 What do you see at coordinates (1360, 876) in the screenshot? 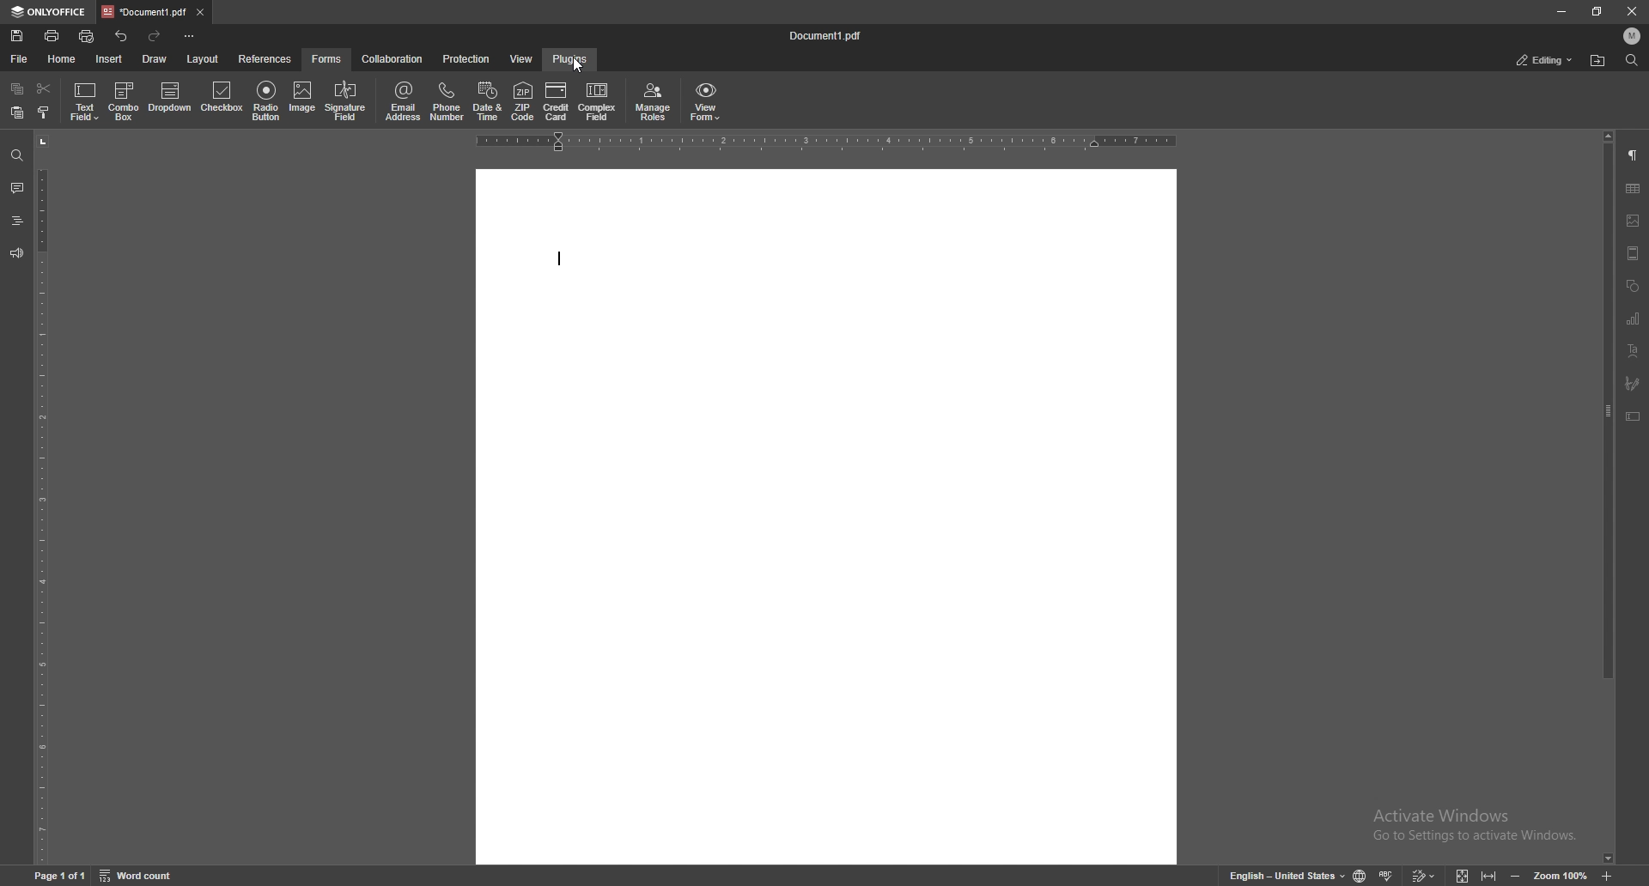
I see `change doc language` at bounding box center [1360, 876].